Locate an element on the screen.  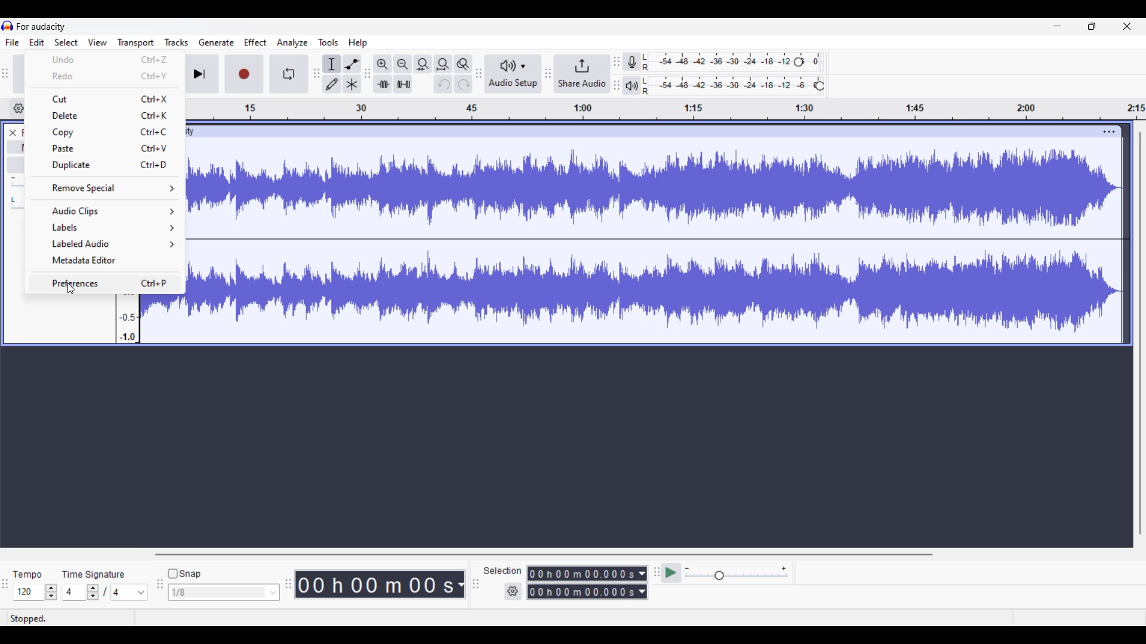
Cut is located at coordinates (110, 100).